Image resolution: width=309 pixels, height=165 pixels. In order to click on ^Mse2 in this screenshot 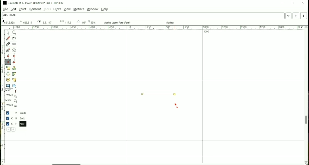, I will do `click(12, 106)`.